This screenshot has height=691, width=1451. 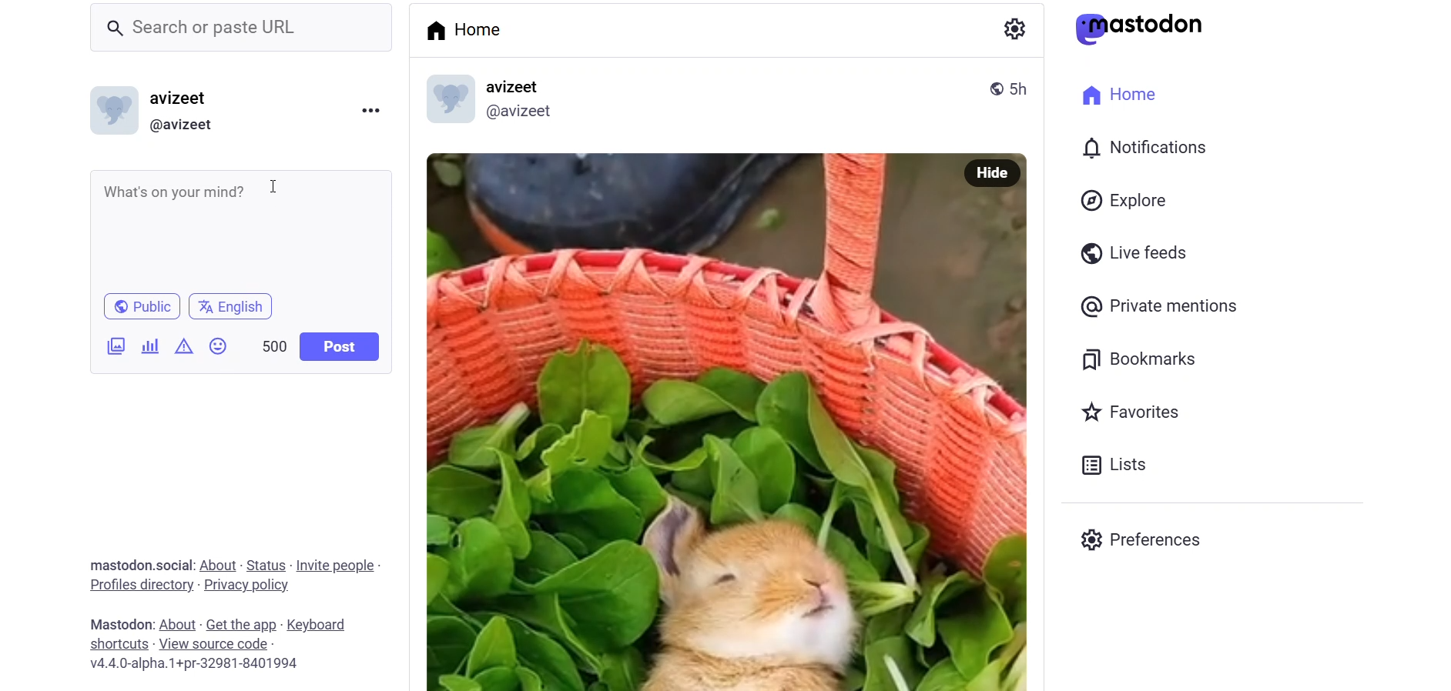 What do you see at coordinates (183, 346) in the screenshot?
I see `content warning` at bounding box center [183, 346].